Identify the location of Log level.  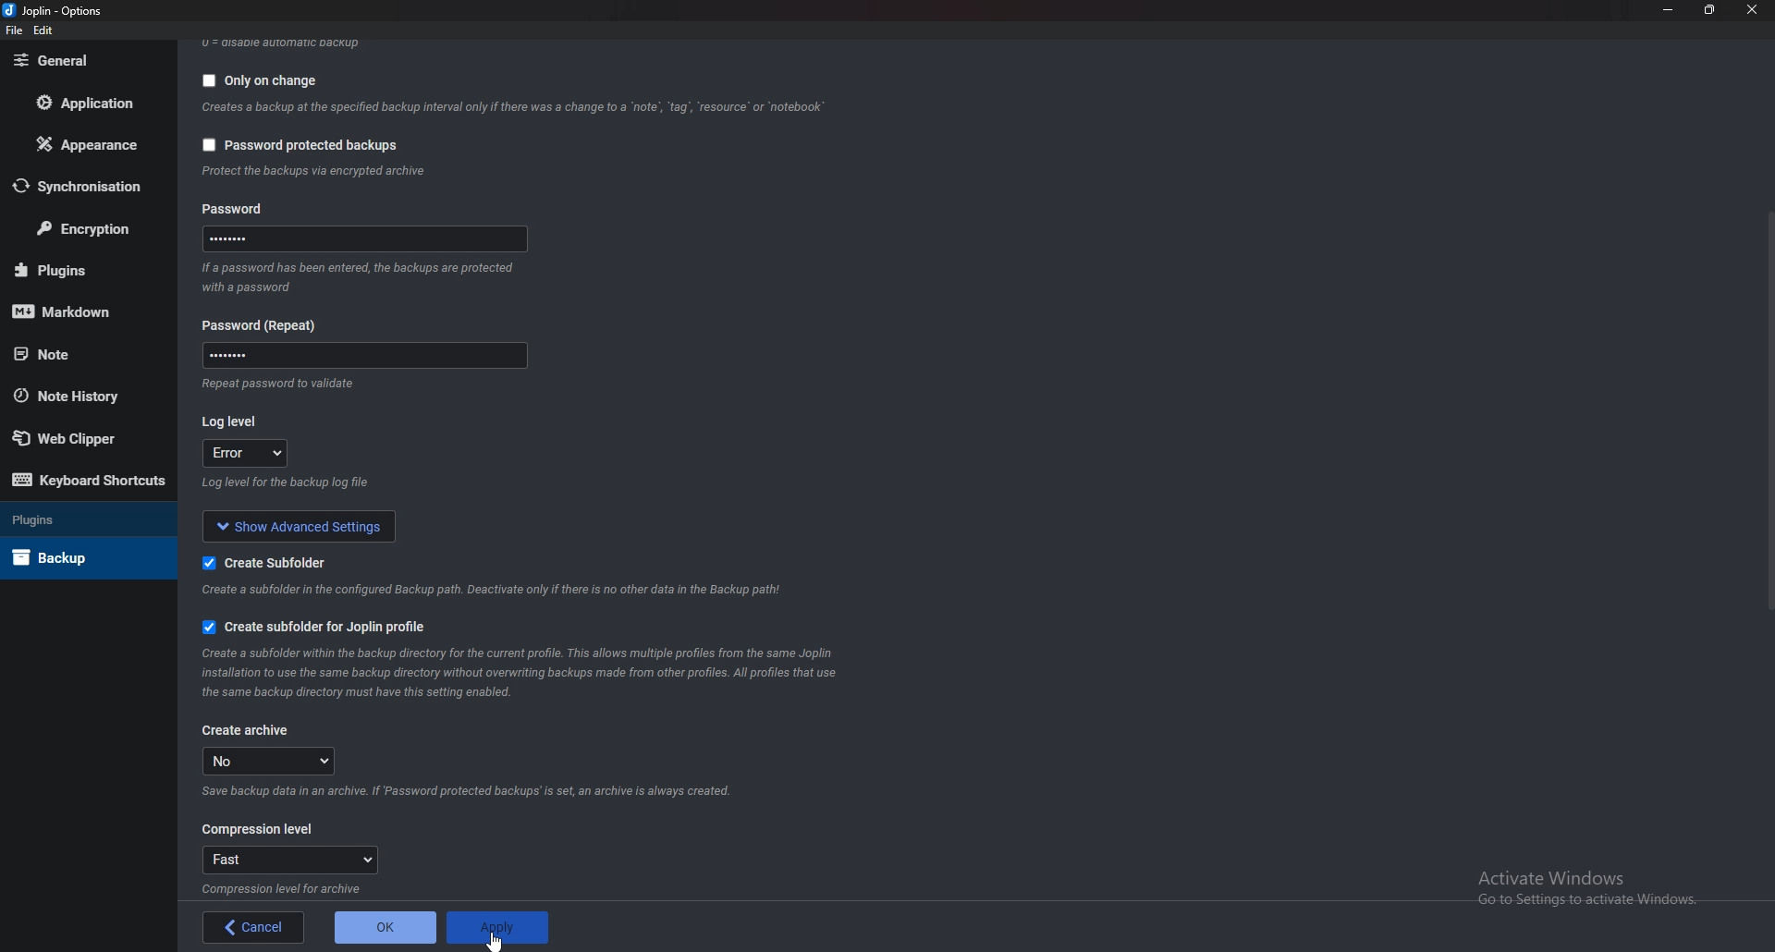
(232, 422).